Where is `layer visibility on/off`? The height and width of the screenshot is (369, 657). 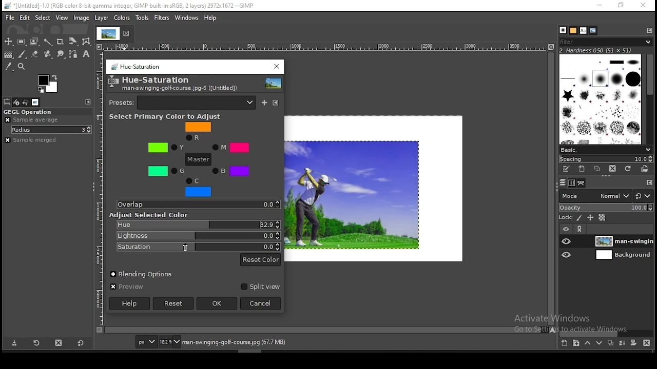 layer visibility on/off is located at coordinates (565, 255).